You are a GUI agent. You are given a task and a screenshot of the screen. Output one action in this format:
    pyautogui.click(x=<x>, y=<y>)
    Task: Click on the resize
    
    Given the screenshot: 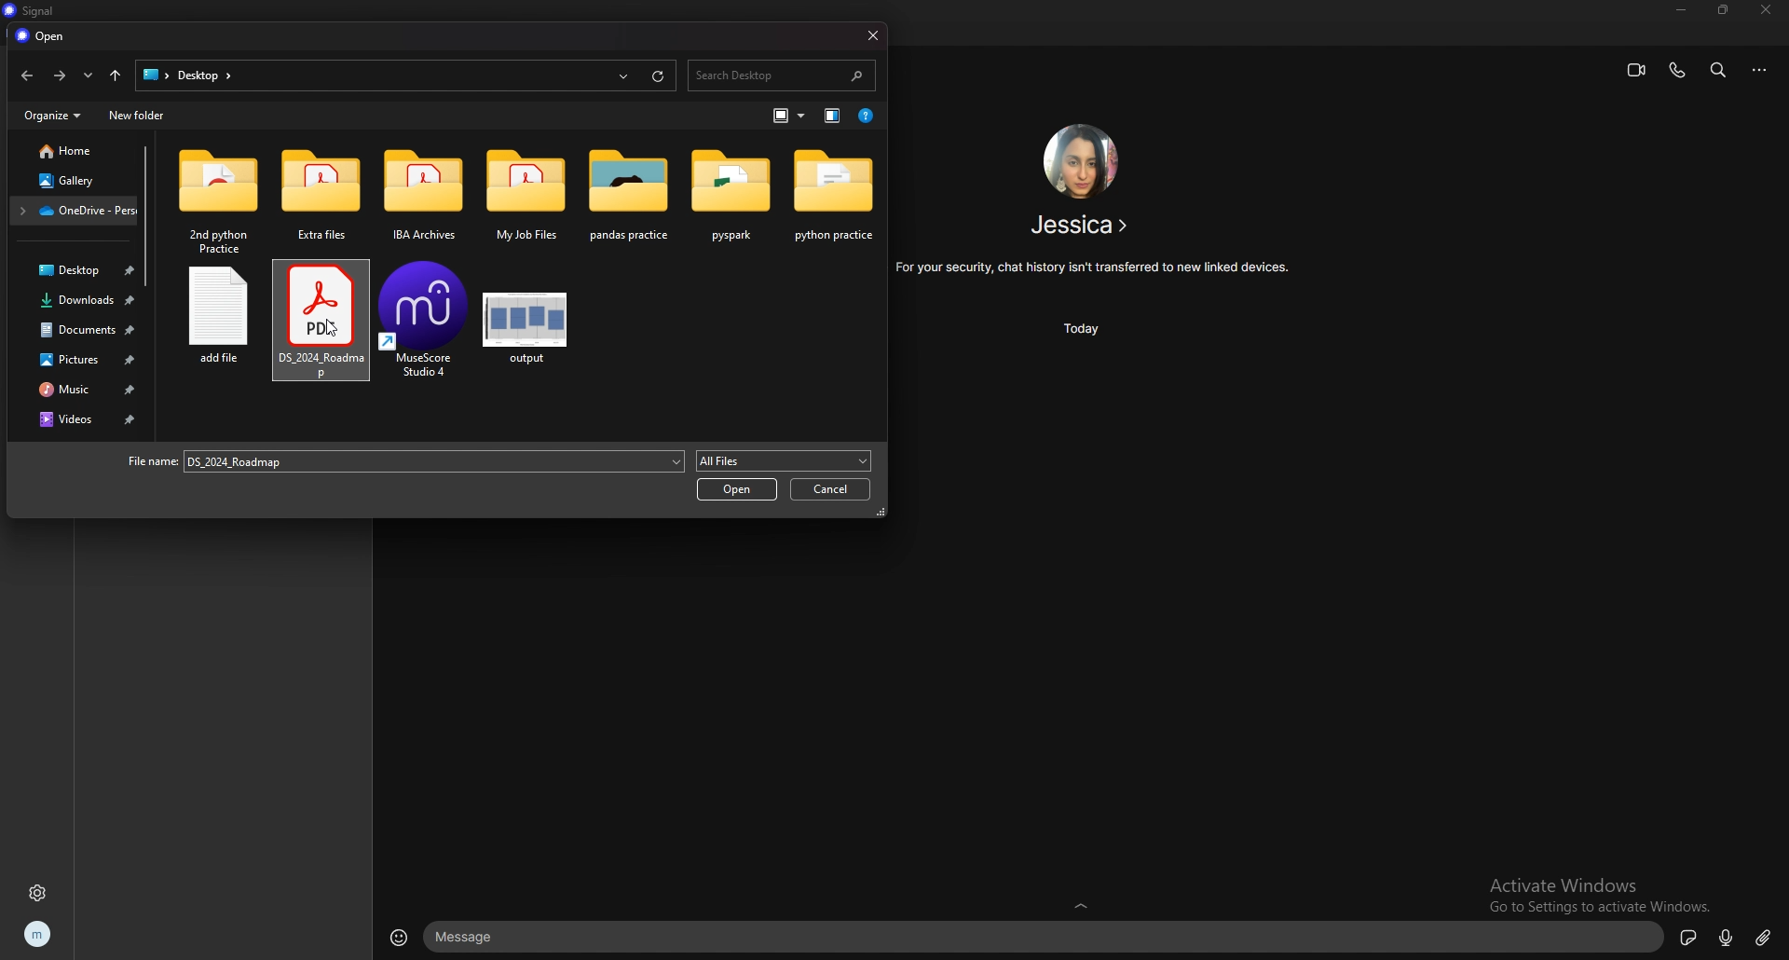 What is the action you would take?
    pyautogui.click(x=1724, y=10)
    